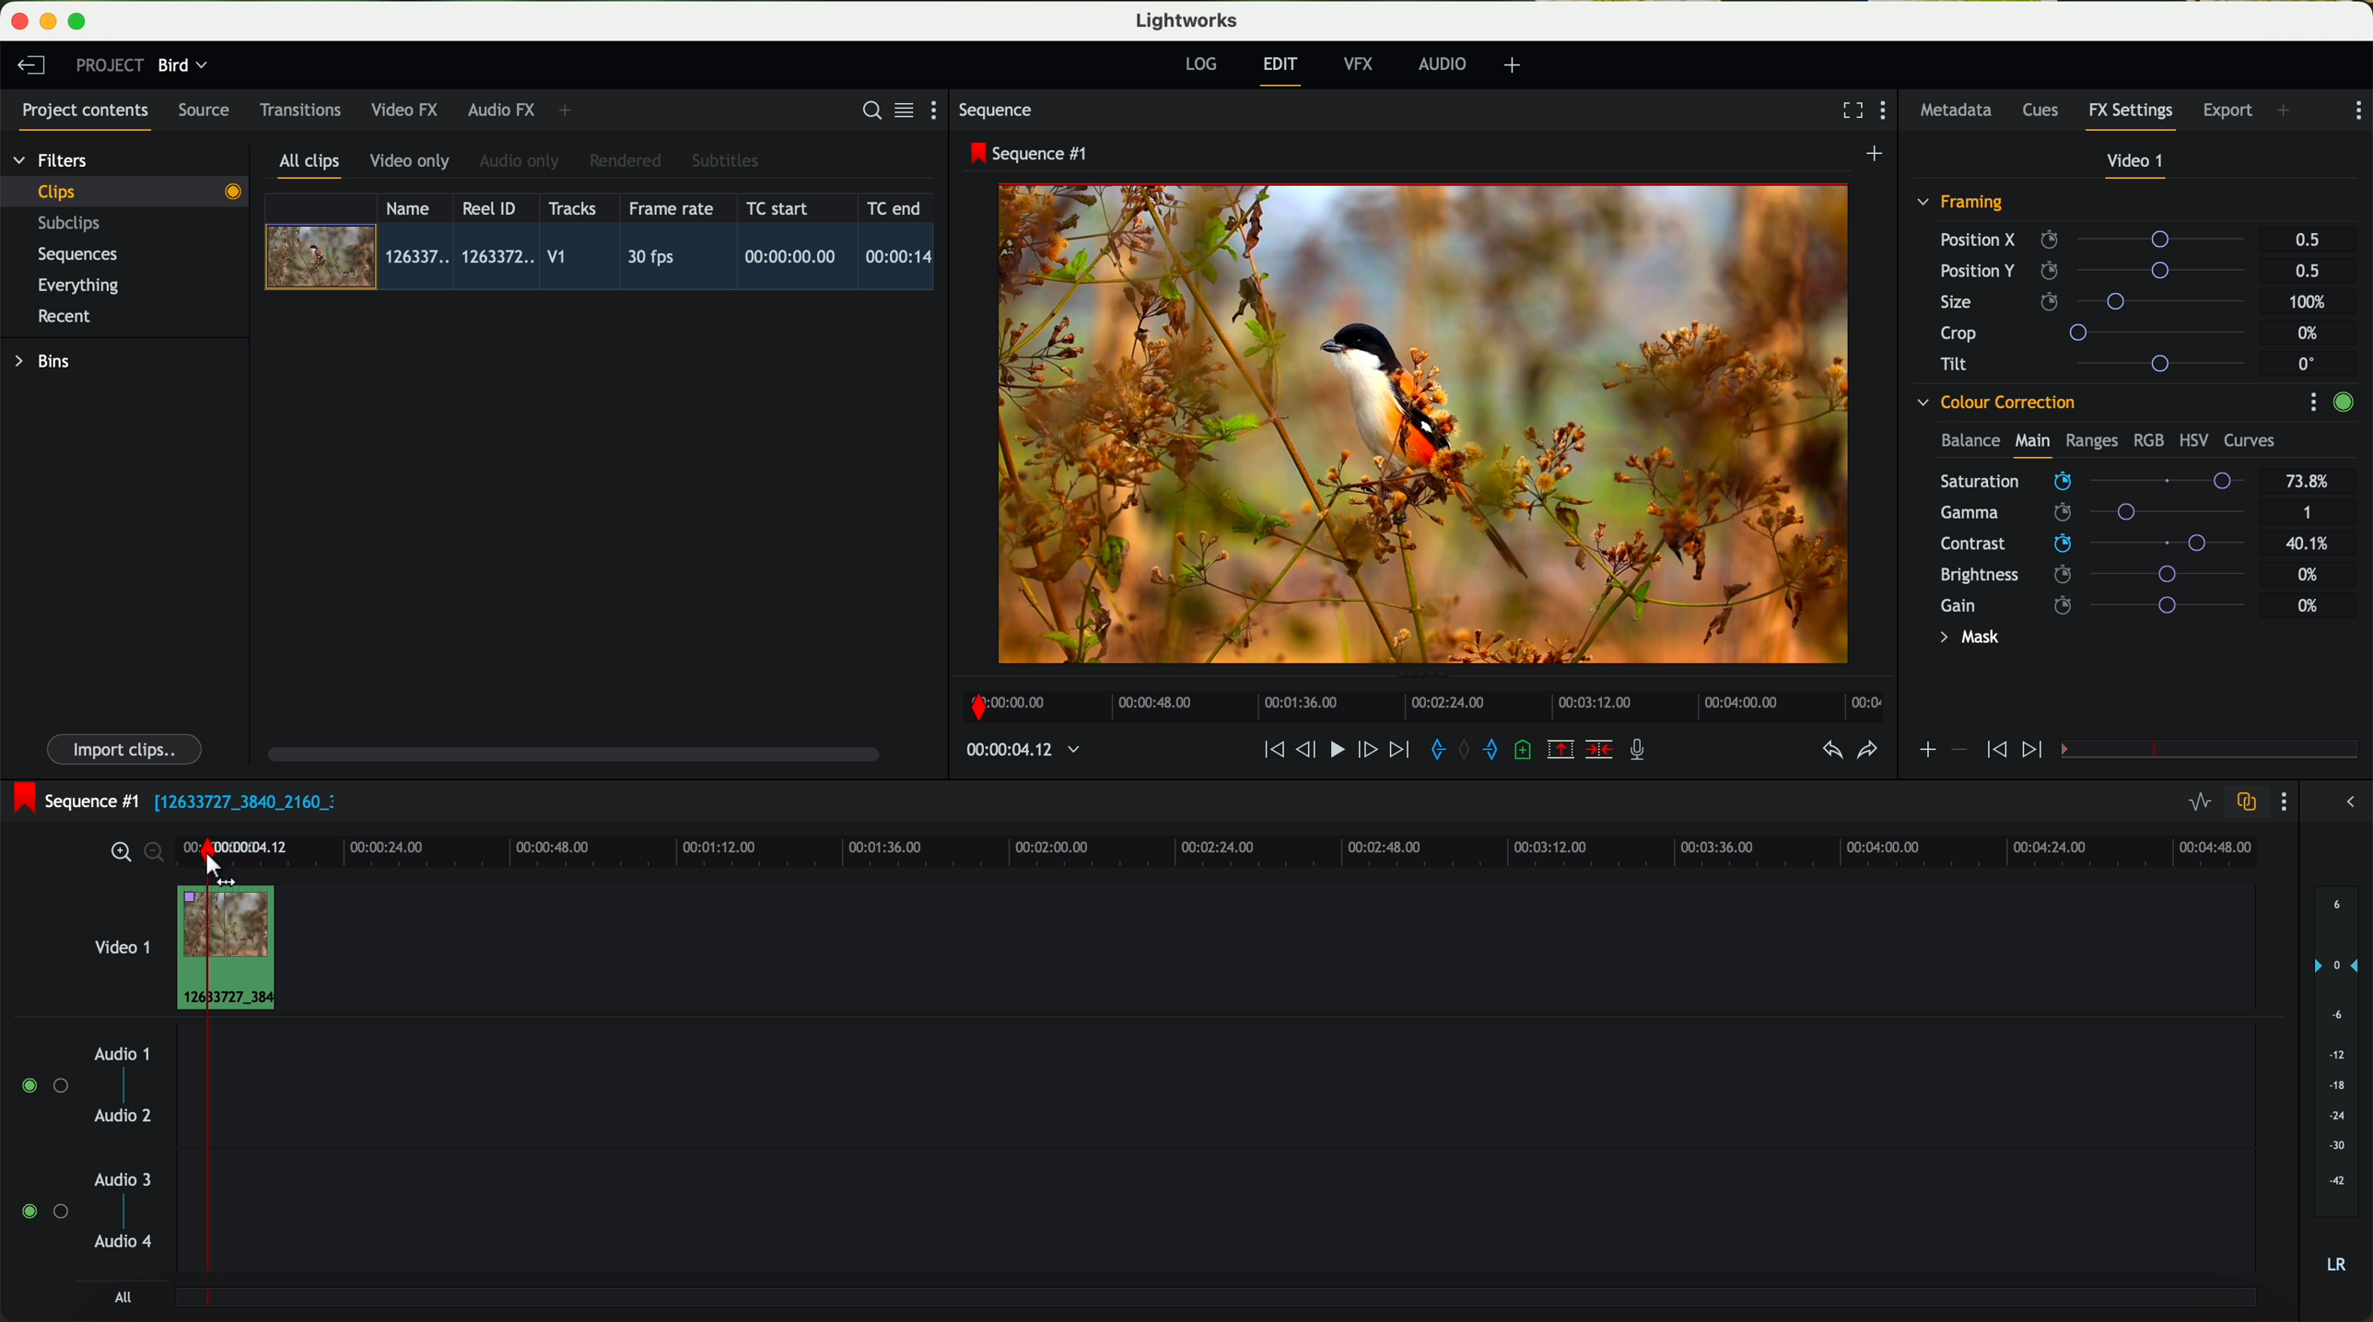 The image size is (2373, 1322). I want to click on TC end, so click(895, 207).